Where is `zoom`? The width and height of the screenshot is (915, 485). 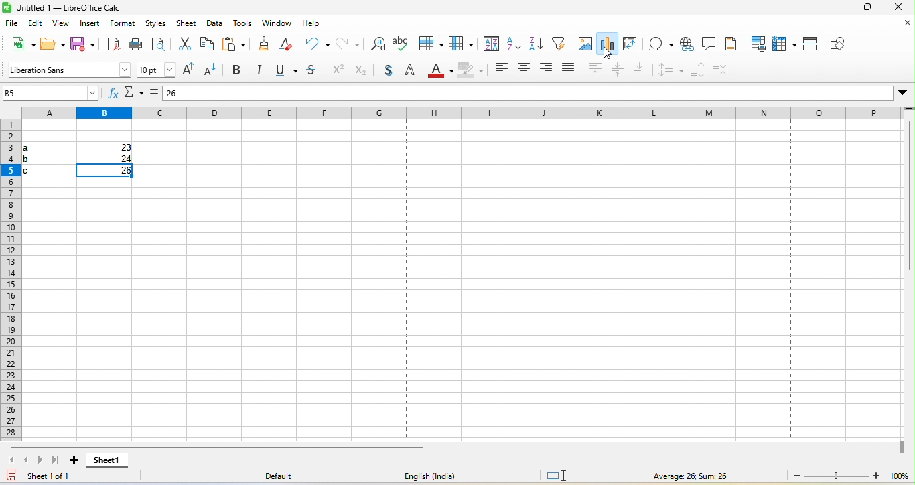 zoom is located at coordinates (847, 476).